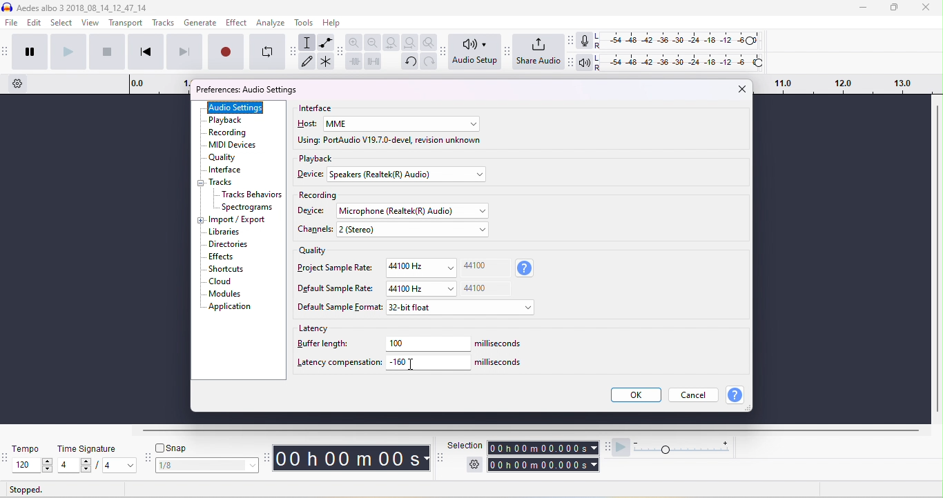 Image resolution: width=943 pixels, height=498 pixels. Describe the element at coordinates (373, 42) in the screenshot. I see `zoom out` at that location.